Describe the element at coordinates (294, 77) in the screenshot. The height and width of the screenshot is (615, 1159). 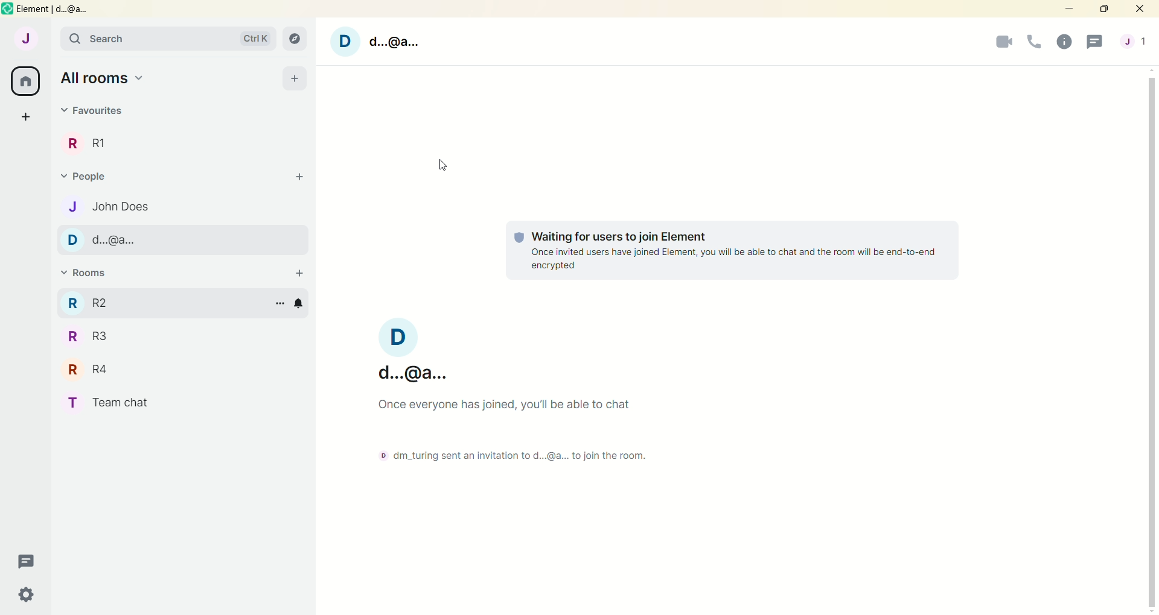
I see `Add All rooms` at that location.